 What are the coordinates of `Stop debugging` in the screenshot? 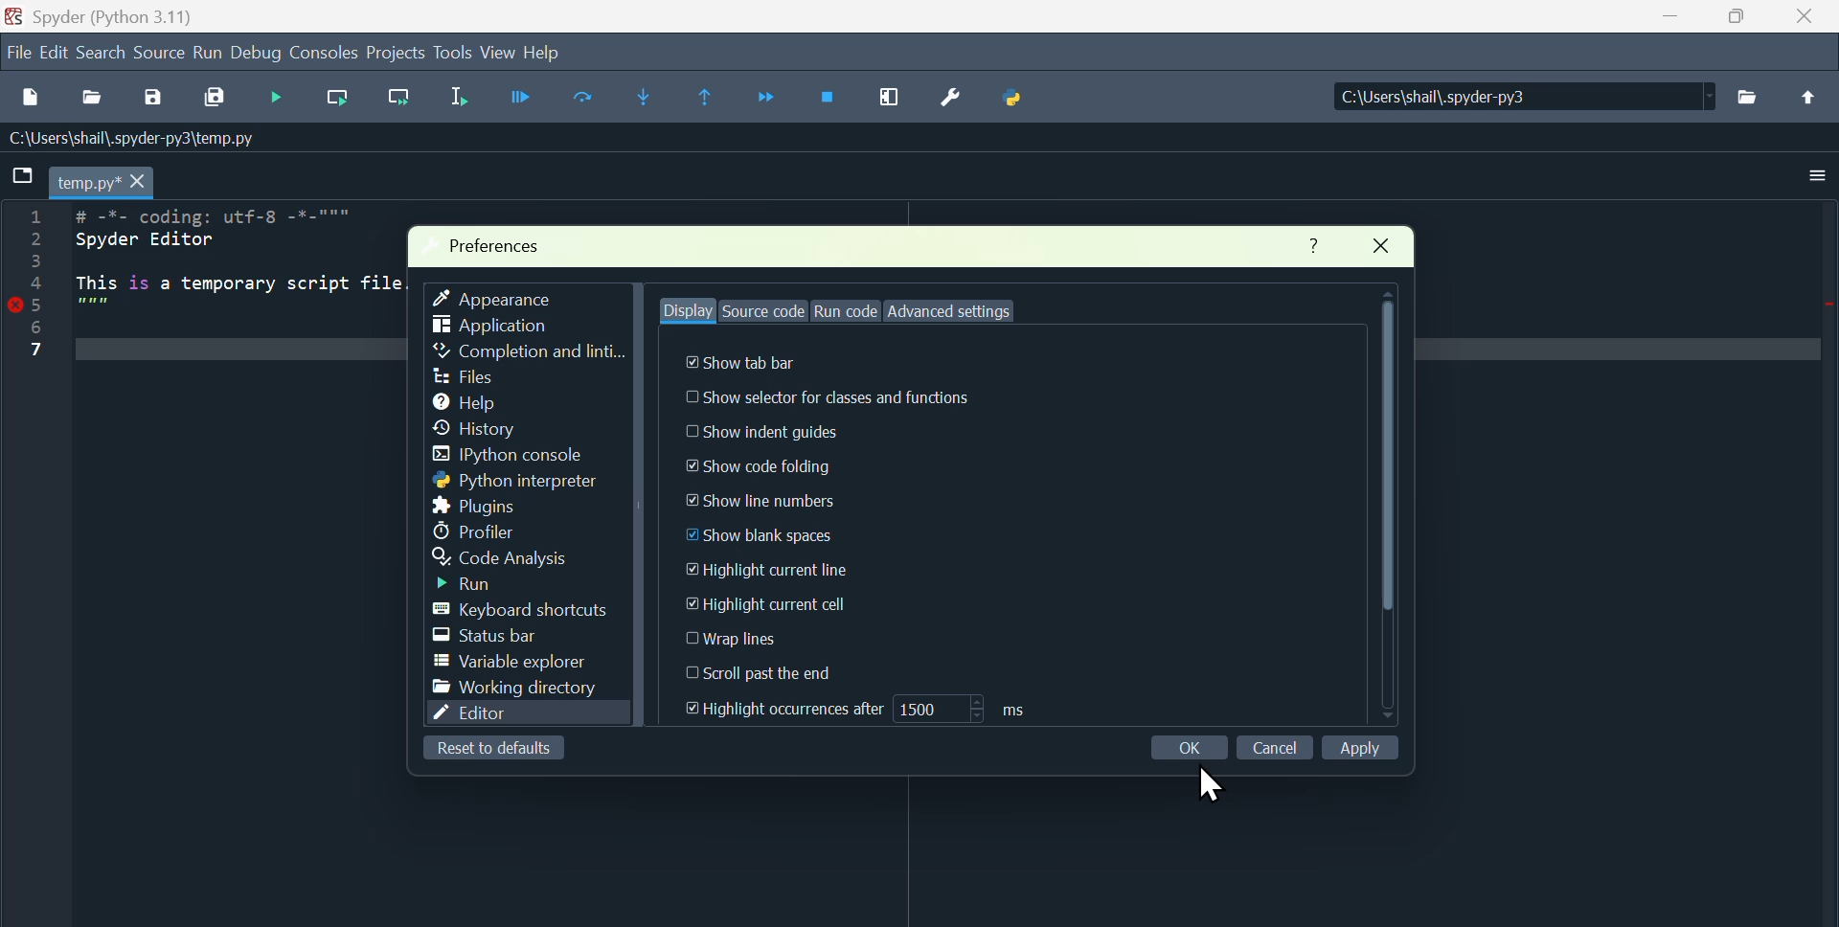 It's located at (829, 94).